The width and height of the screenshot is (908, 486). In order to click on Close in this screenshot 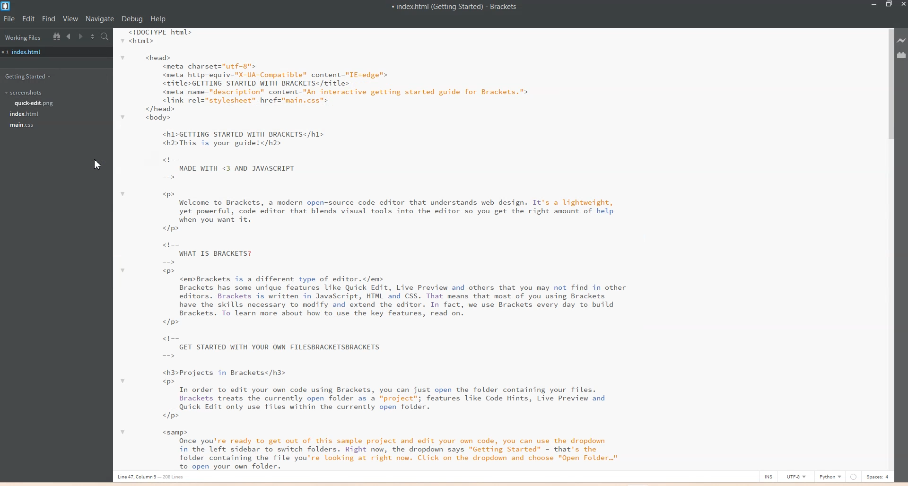, I will do `click(902, 5)`.